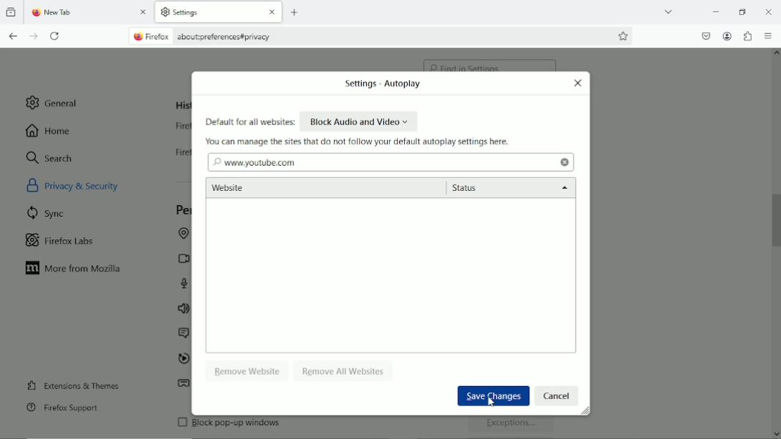  I want to click on remove website, so click(248, 370).